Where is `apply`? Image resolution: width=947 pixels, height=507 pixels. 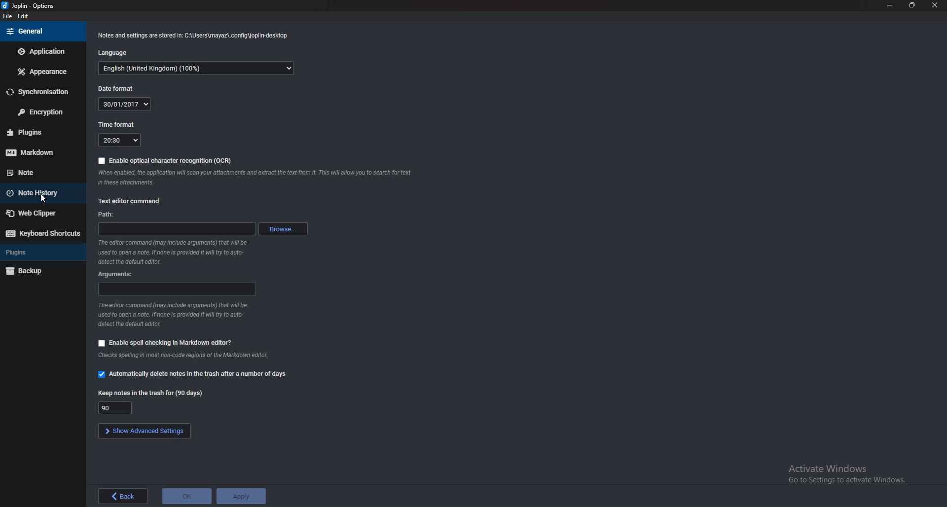 apply is located at coordinates (242, 496).